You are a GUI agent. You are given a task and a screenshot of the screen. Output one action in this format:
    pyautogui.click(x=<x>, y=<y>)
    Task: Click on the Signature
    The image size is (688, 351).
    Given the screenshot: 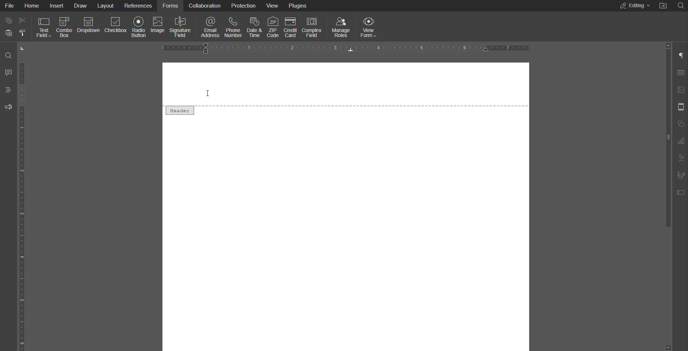 What is the action you would take?
    pyautogui.click(x=680, y=175)
    